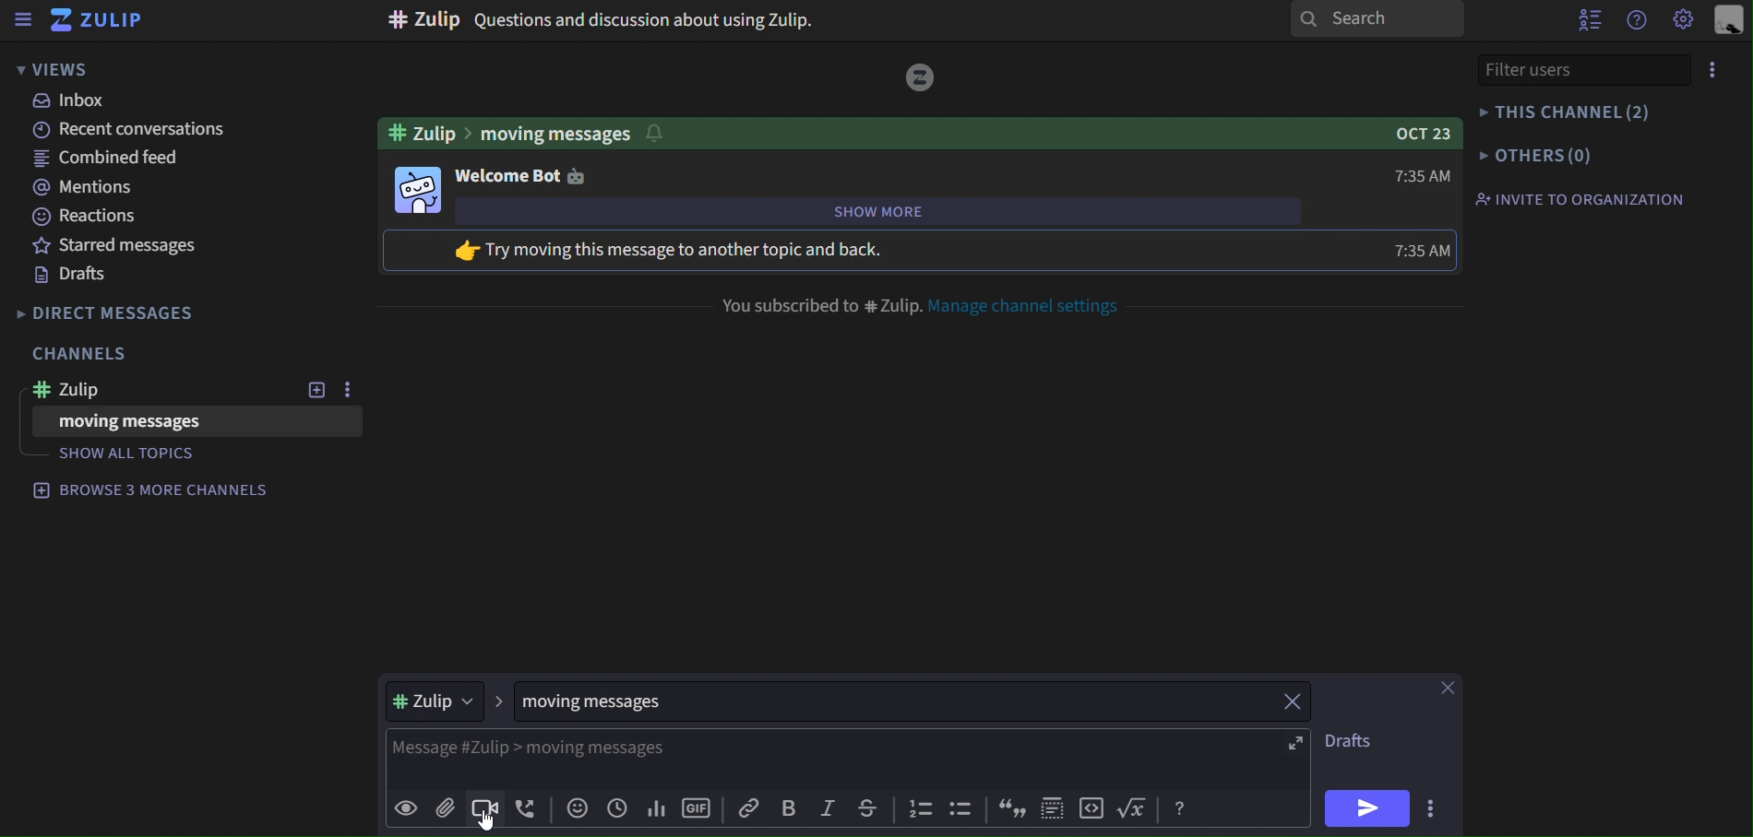  I want to click on views, so click(57, 68).